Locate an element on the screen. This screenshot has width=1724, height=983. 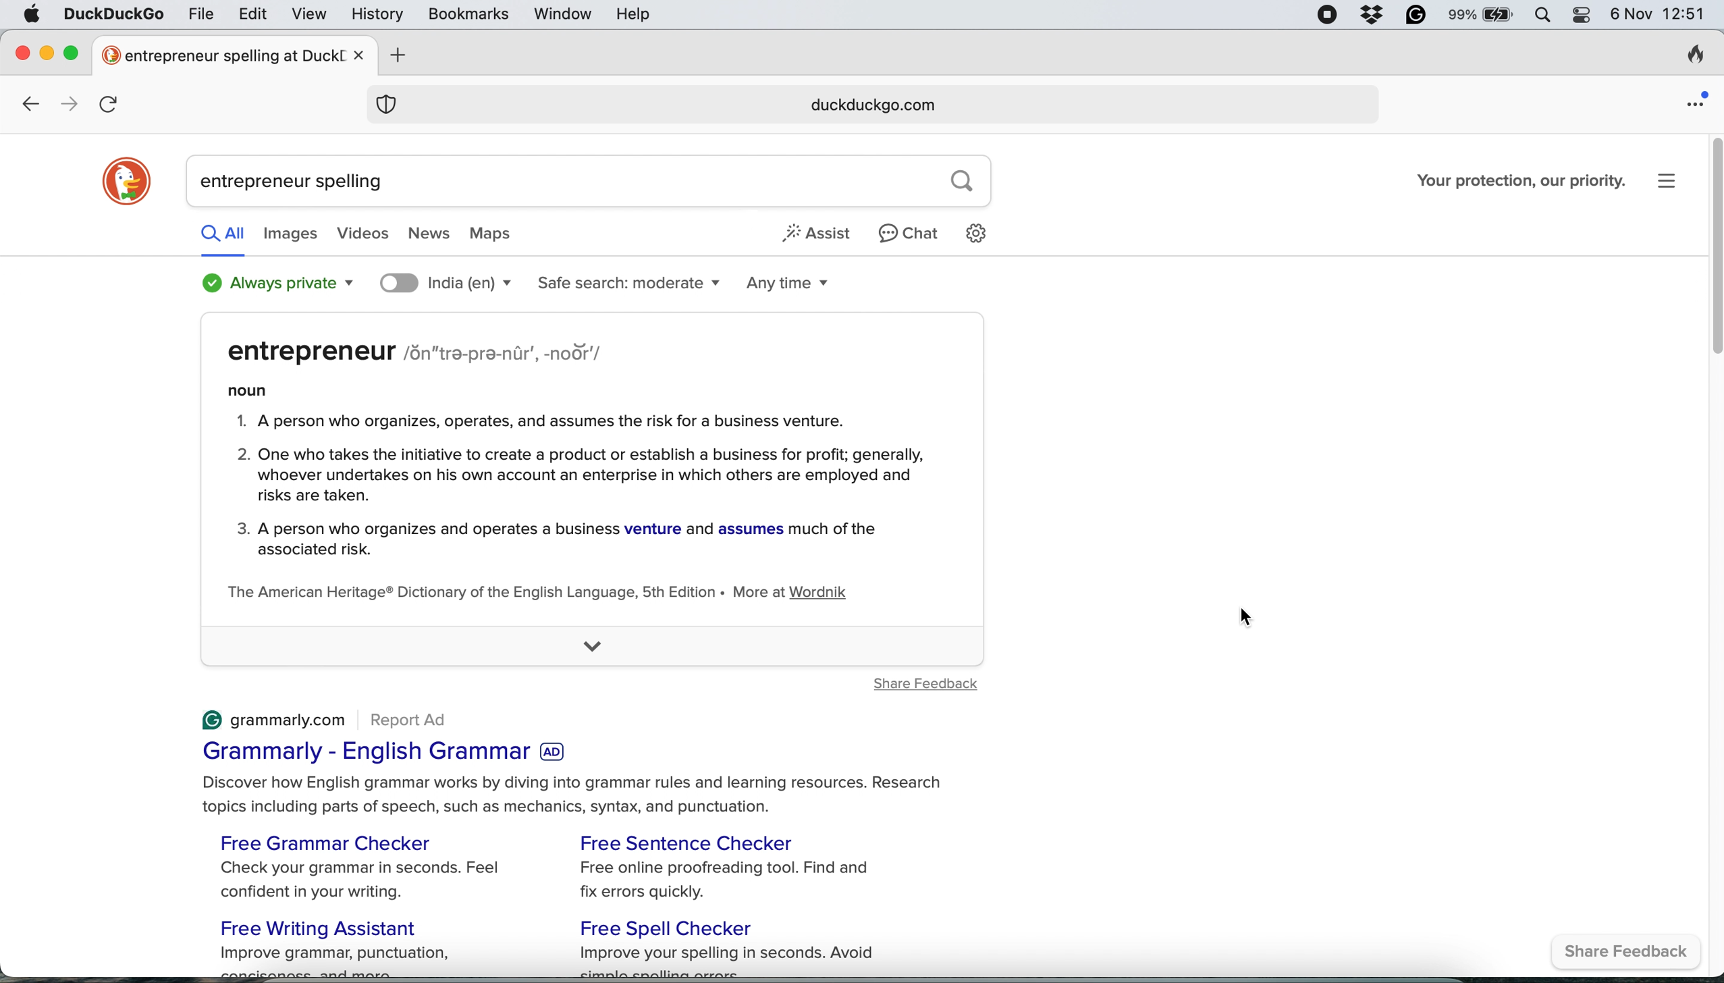
go back is located at coordinates (35, 105).